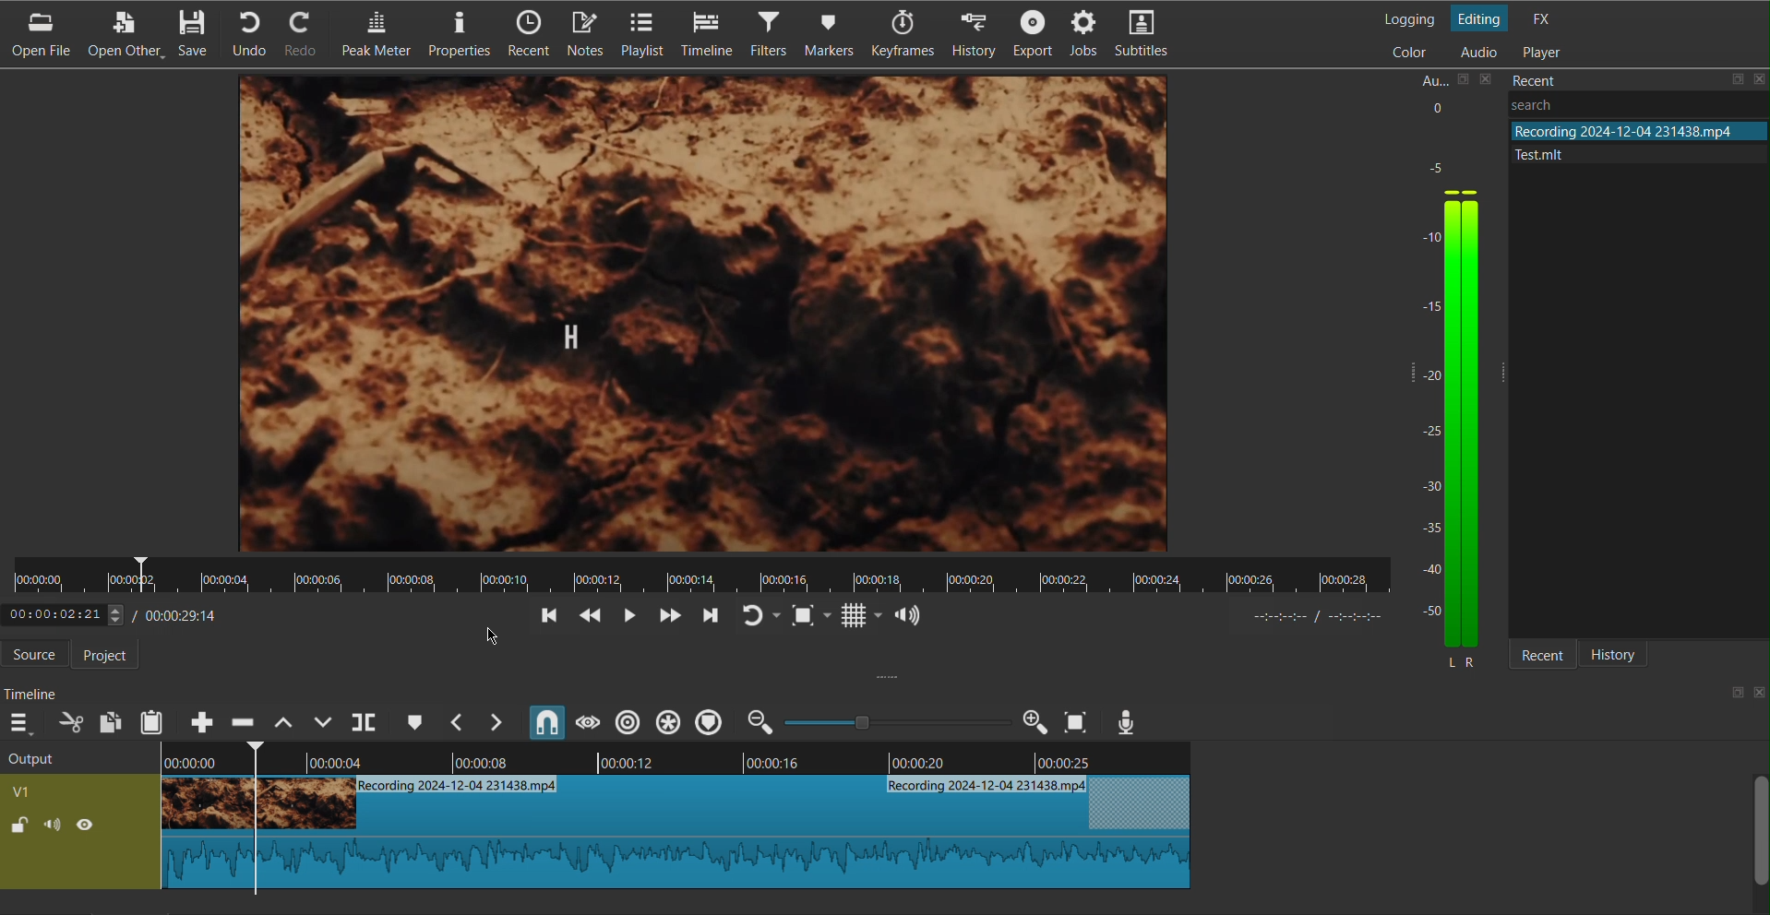 This screenshot has width=1770, height=915. Describe the element at coordinates (111, 720) in the screenshot. I see `Copy` at that location.